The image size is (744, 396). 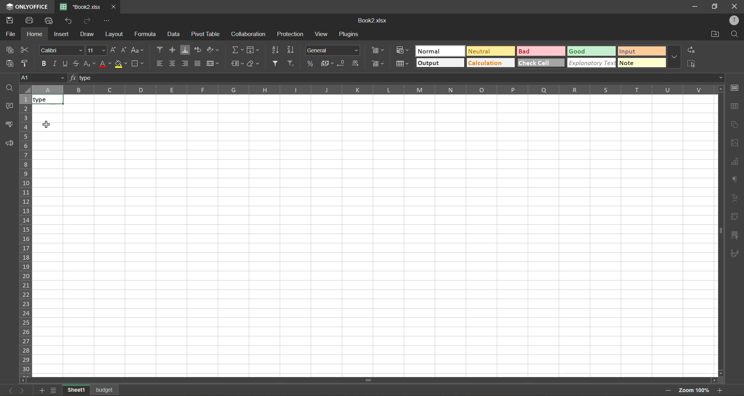 I want to click on feedback, so click(x=10, y=144).